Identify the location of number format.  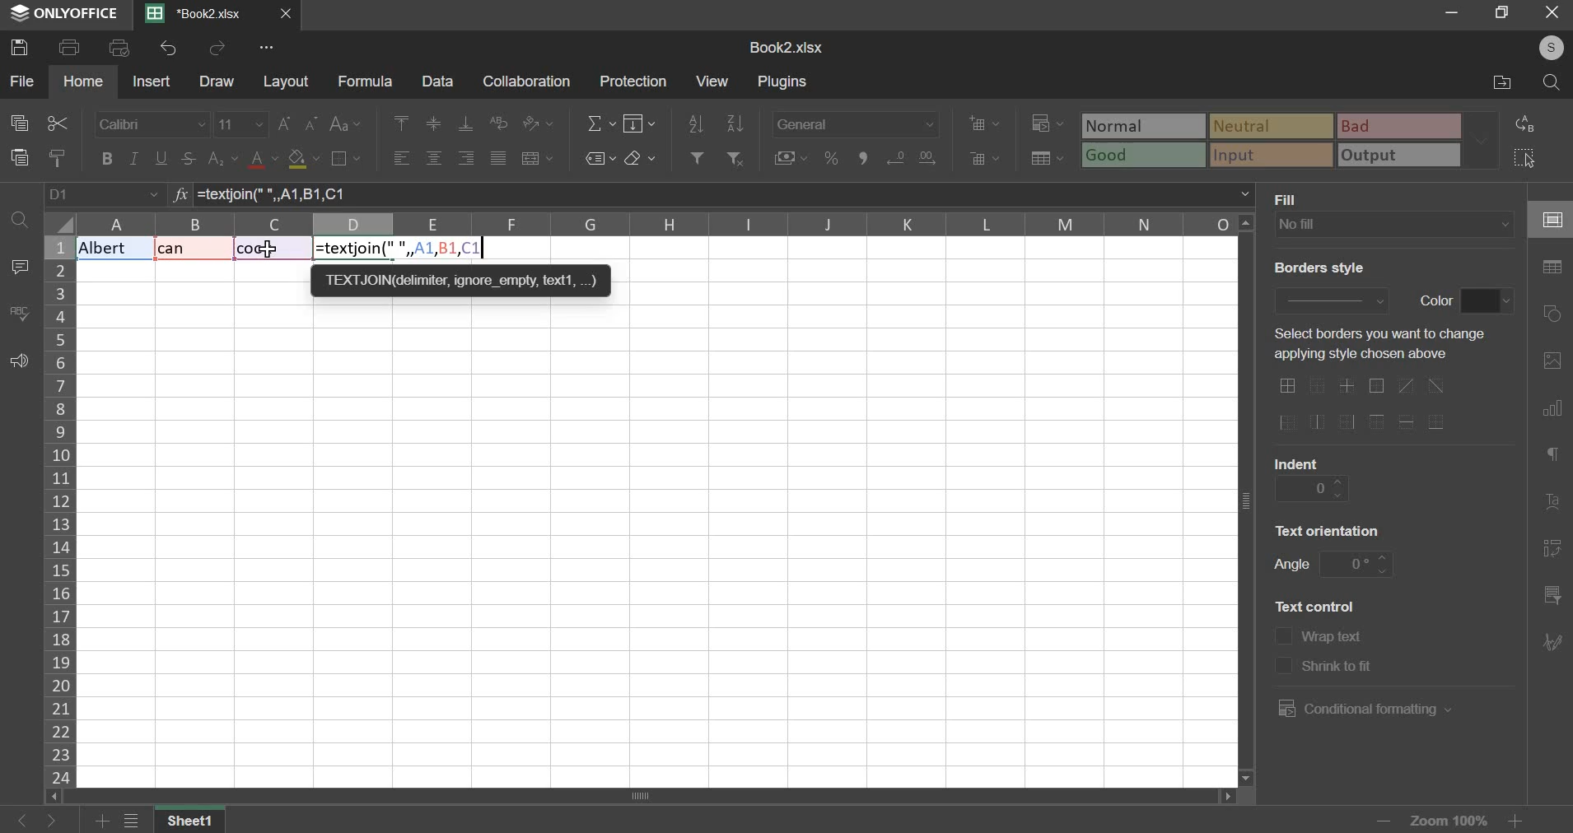
(856, 122).